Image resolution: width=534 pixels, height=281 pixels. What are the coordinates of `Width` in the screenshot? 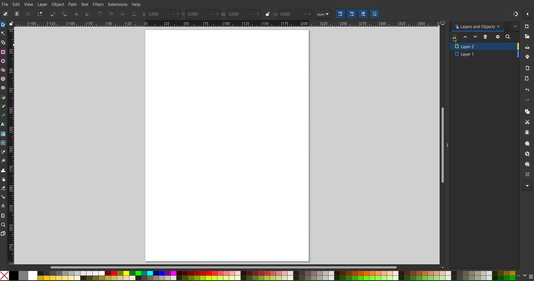 It's located at (242, 14).